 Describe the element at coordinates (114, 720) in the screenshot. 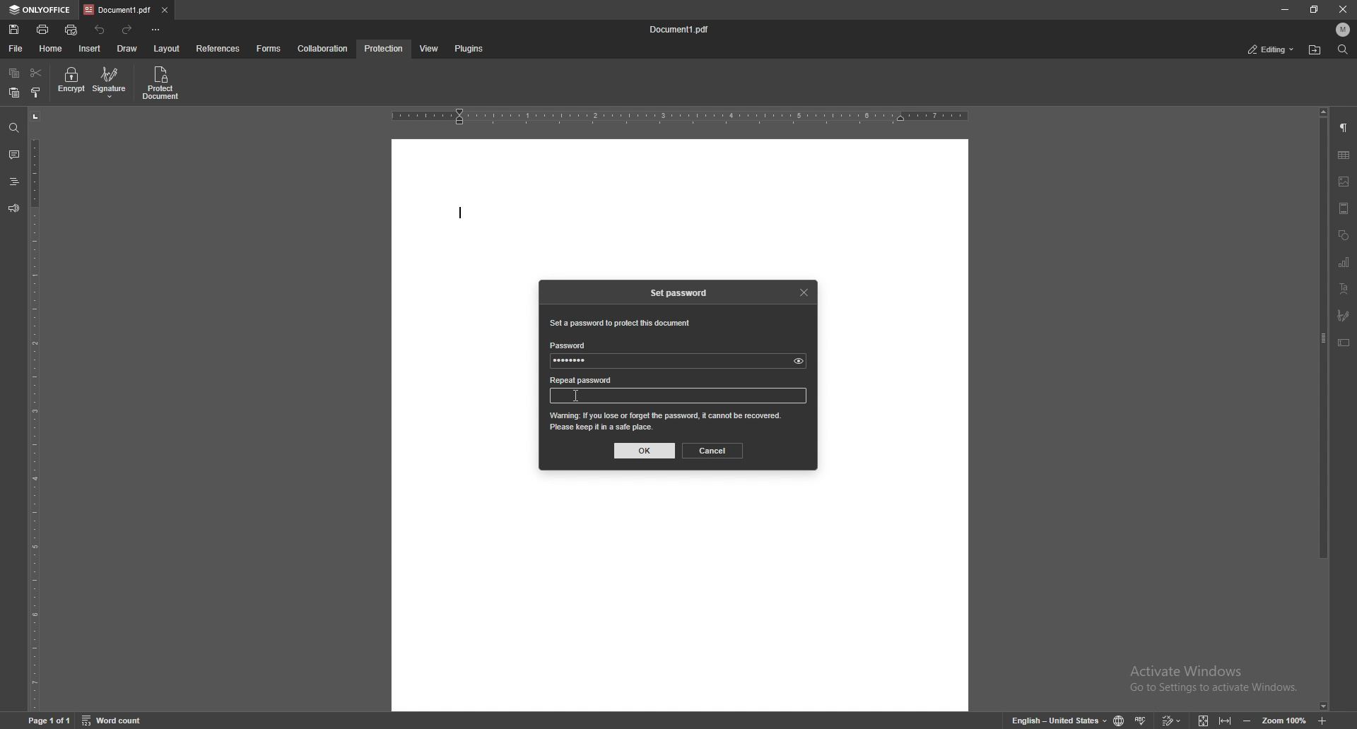

I see `word count` at that location.